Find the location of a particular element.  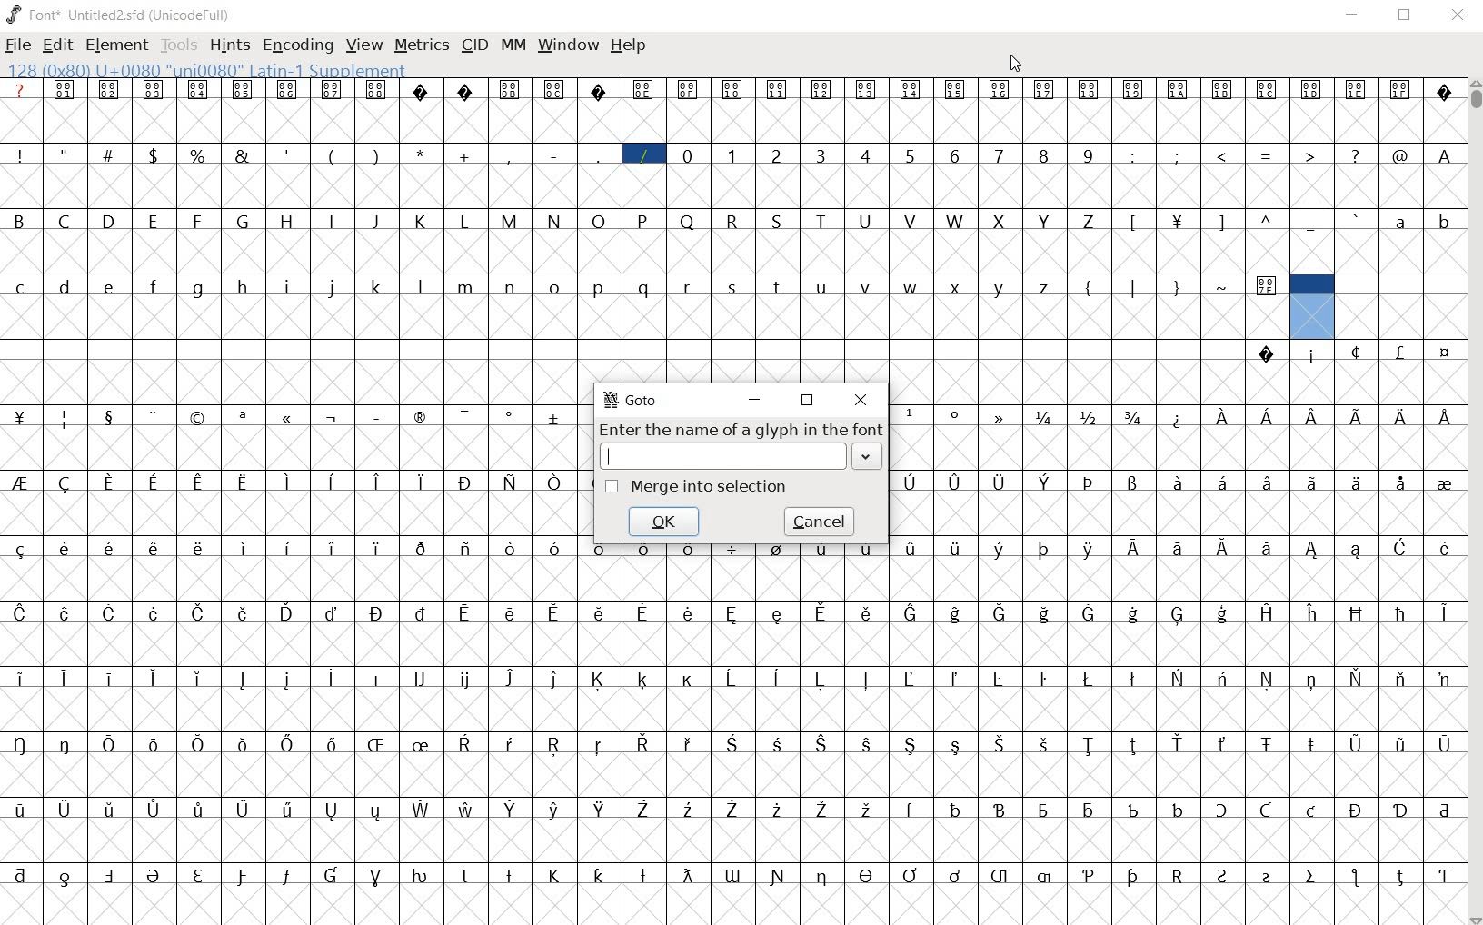

Symbol is located at coordinates (779, 88).